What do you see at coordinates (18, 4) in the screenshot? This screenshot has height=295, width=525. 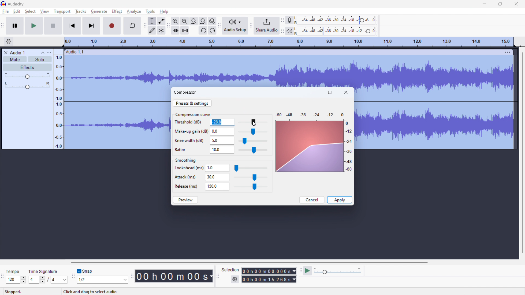 I see `Audacity (title)` at bounding box center [18, 4].